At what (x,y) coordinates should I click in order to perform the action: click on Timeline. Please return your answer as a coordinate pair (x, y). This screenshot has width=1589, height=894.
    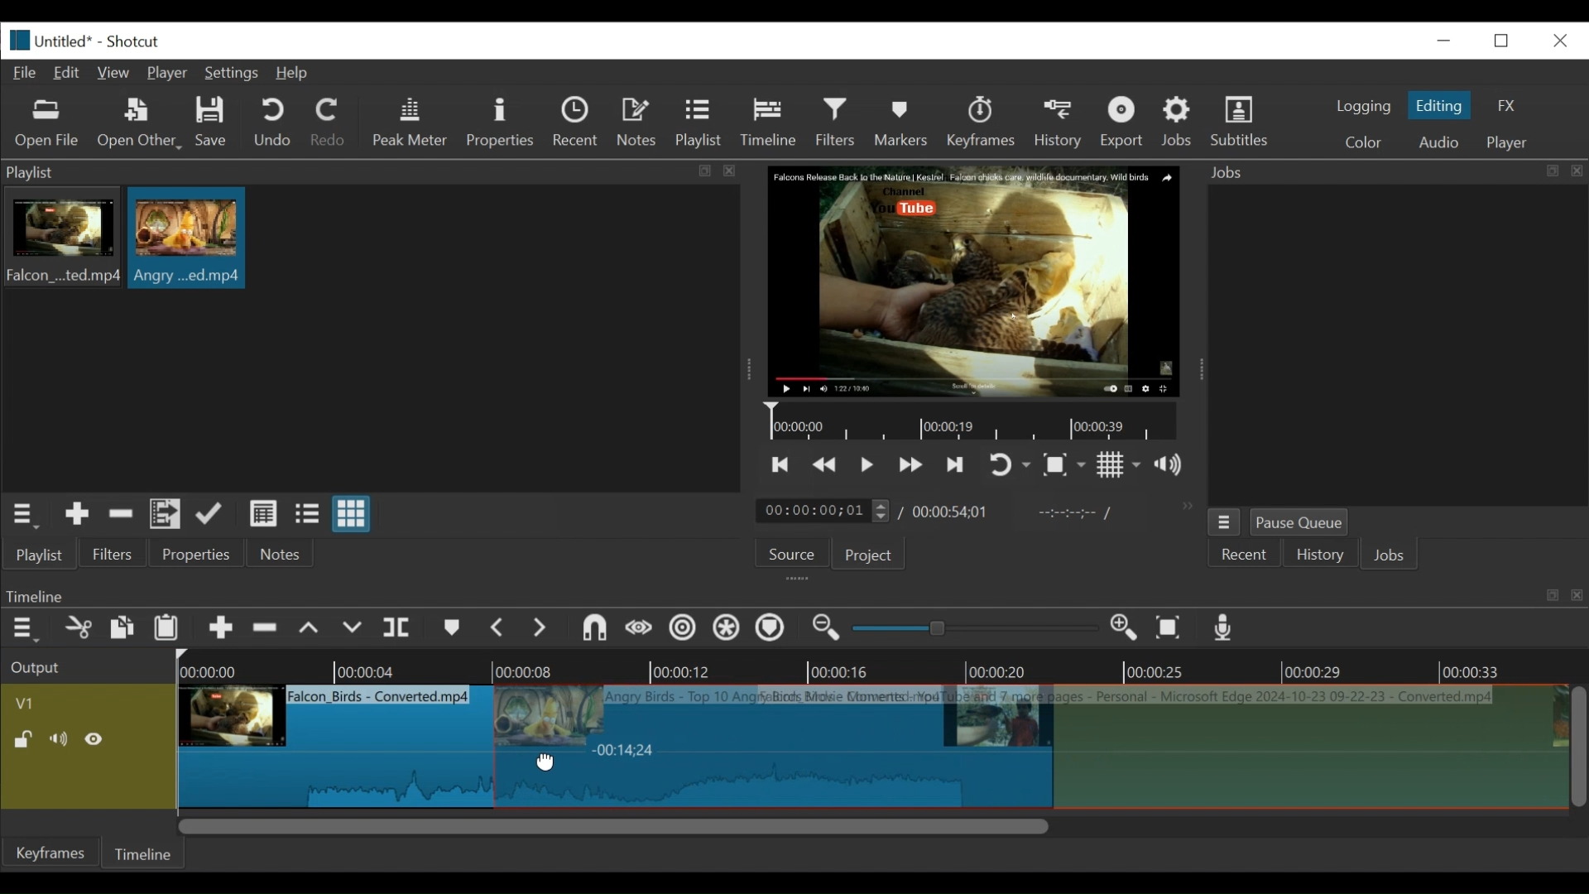
    Looking at the image, I should click on (1307, 747).